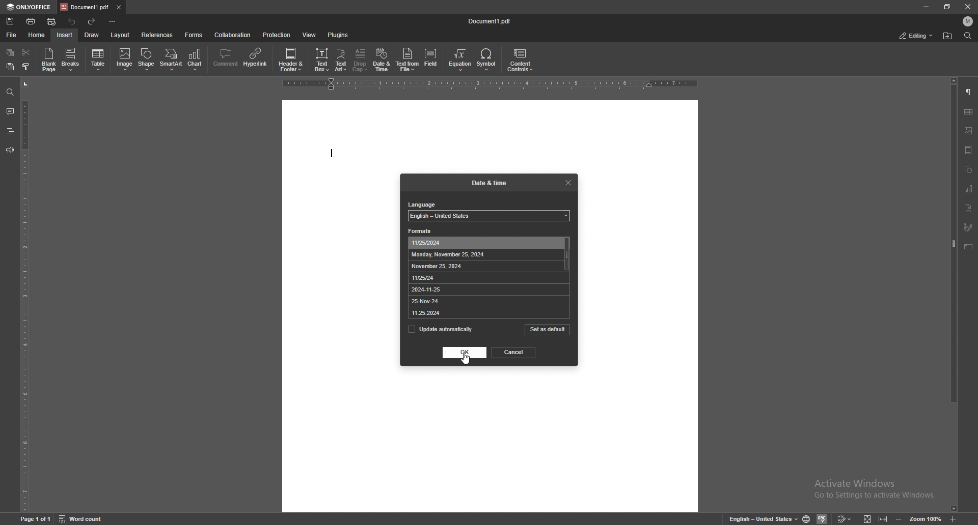  What do you see at coordinates (969, 247) in the screenshot?
I see `text box` at bounding box center [969, 247].